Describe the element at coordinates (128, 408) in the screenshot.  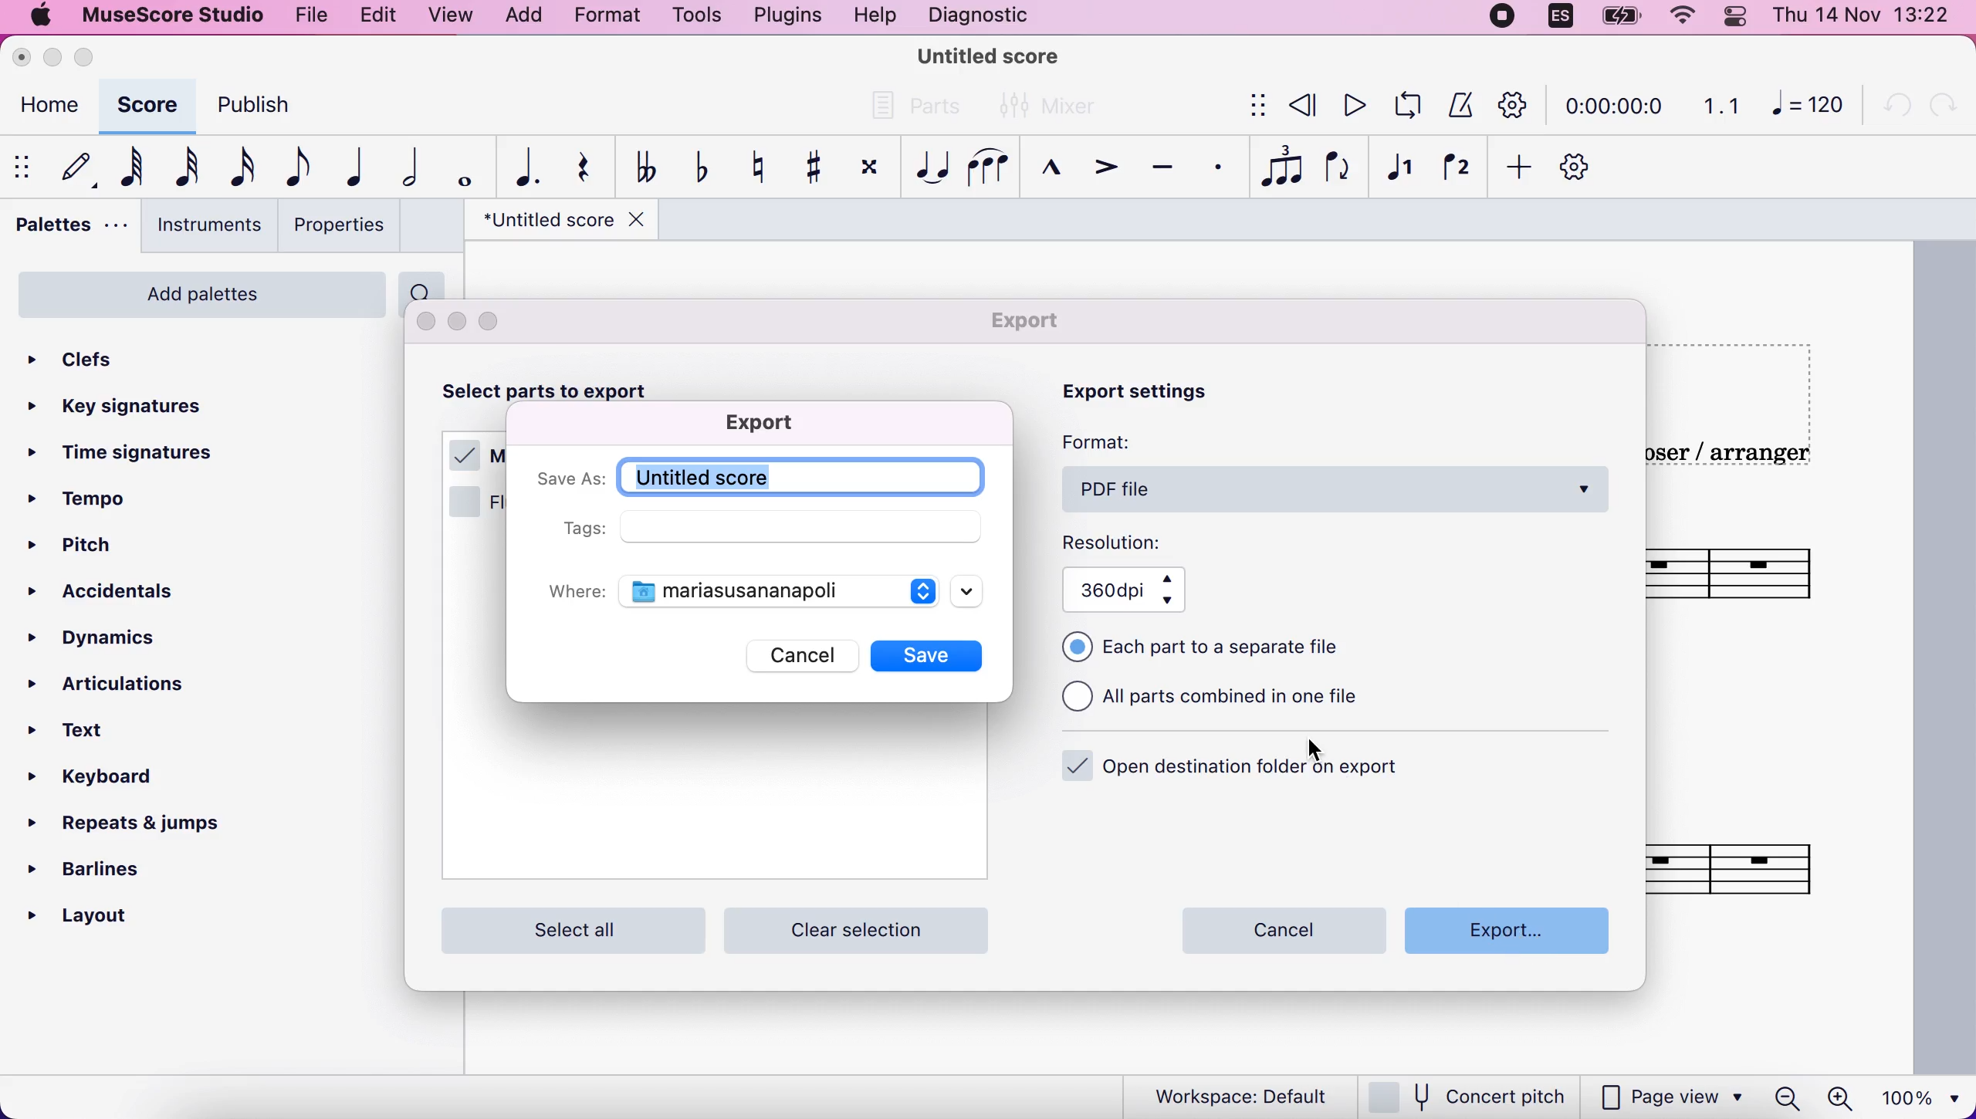
I see `key signatures` at that location.